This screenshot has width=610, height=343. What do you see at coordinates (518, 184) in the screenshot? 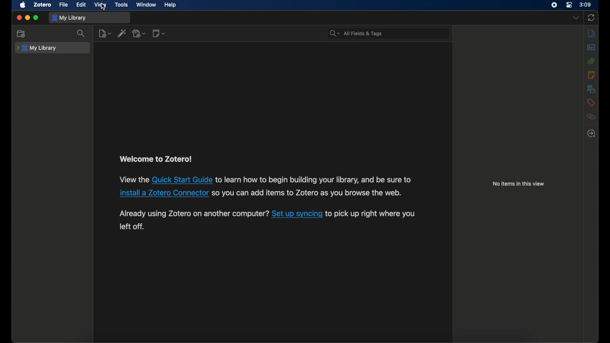
I see `info` at bounding box center [518, 184].